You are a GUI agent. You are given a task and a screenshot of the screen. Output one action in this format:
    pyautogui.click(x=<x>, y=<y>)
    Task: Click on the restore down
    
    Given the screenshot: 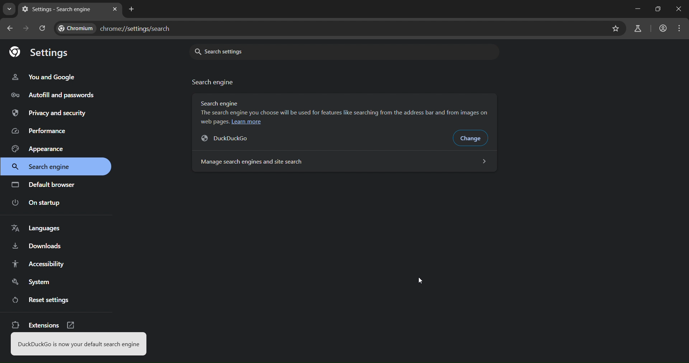 What is the action you would take?
    pyautogui.click(x=658, y=10)
    